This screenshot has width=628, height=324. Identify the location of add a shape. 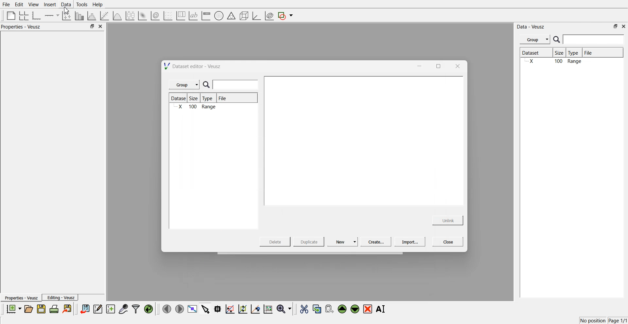
(286, 16).